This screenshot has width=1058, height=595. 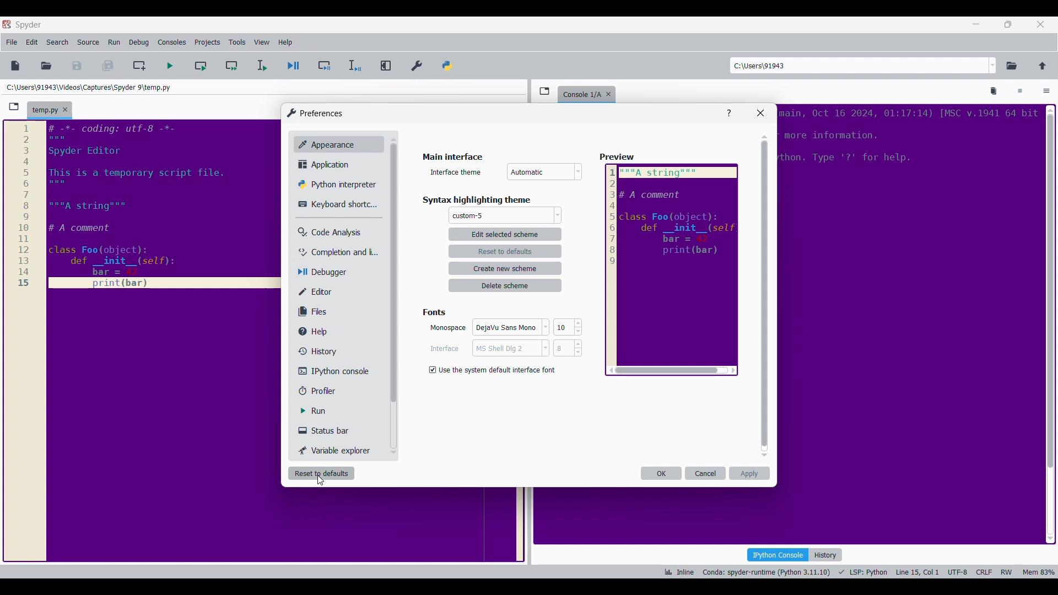 I want to click on Mem 84%, so click(x=1037, y=572).